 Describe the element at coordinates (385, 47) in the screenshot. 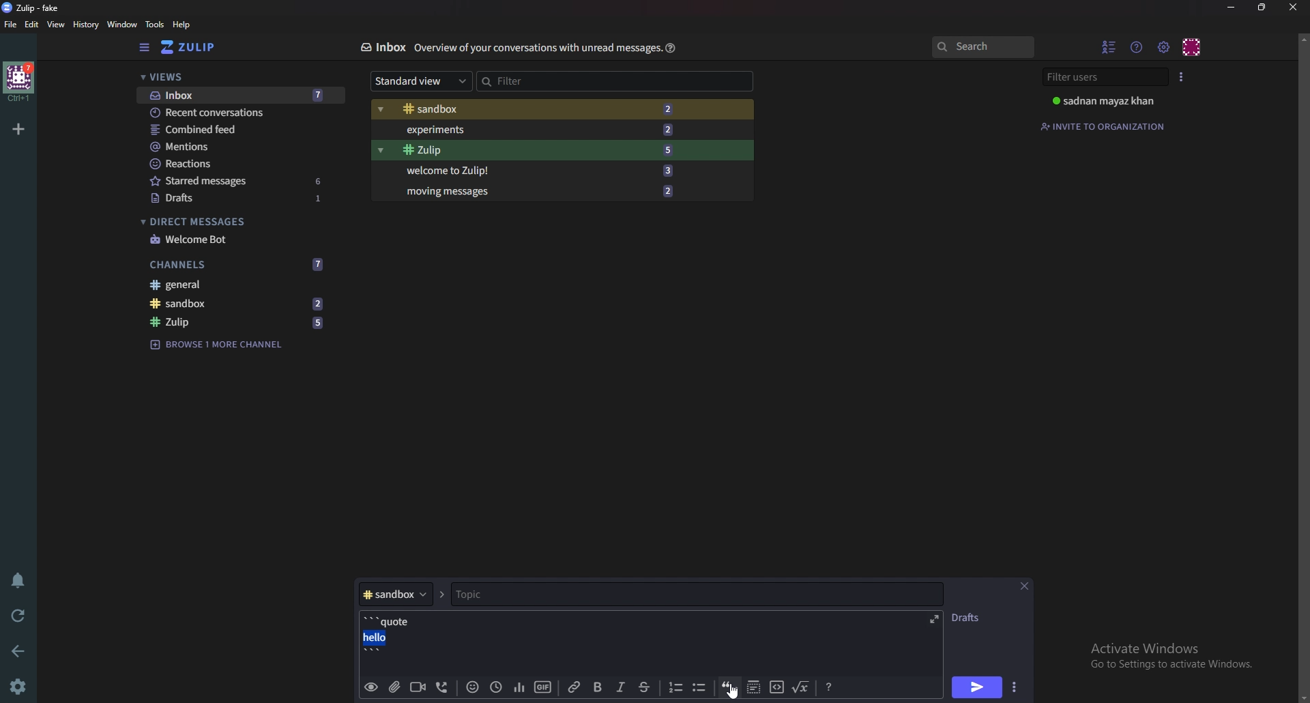

I see `Inbox` at that location.